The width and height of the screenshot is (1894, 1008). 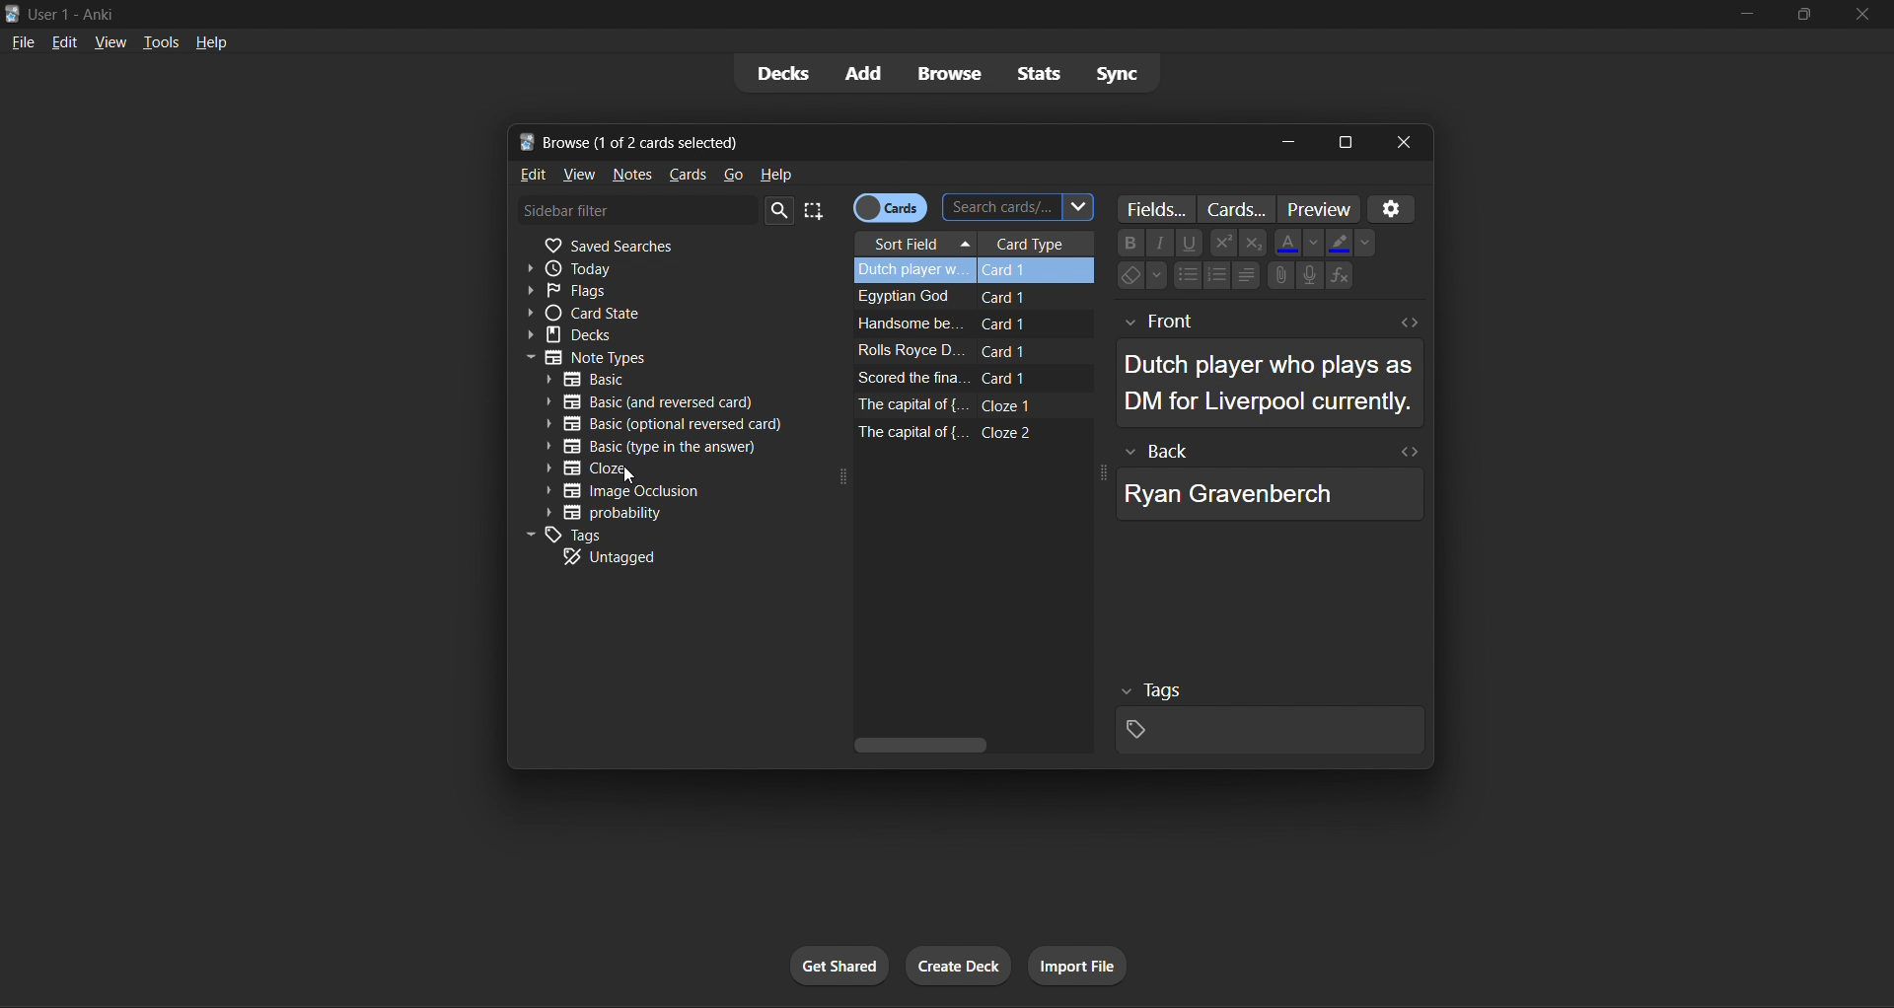 What do you see at coordinates (662, 556) in the screenshot?
I see `untagged filter` at bounding box center [662, 556].